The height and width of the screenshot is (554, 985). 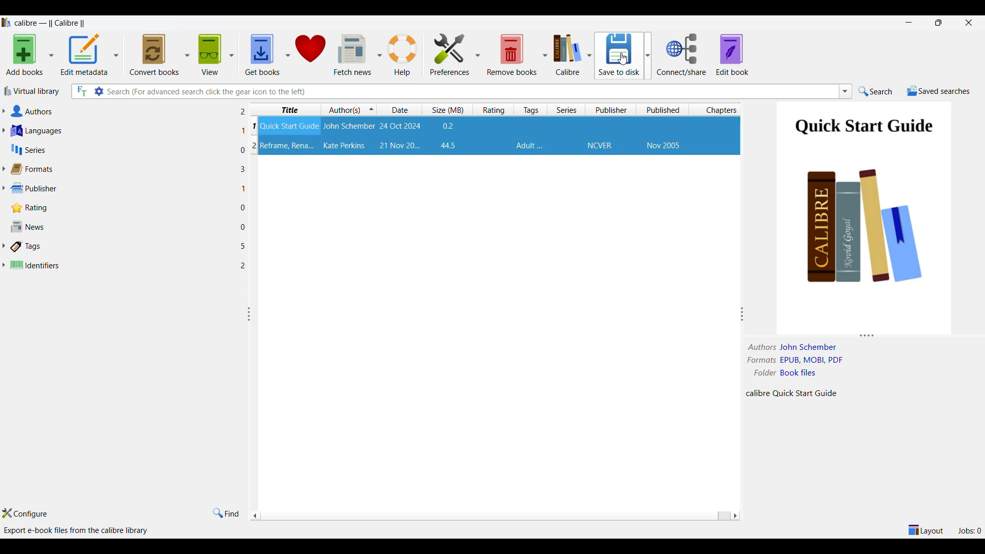 What do you see at coordinates (50, 23) in the screenshot?
I see `Software name` at bounding box center [50, 23].